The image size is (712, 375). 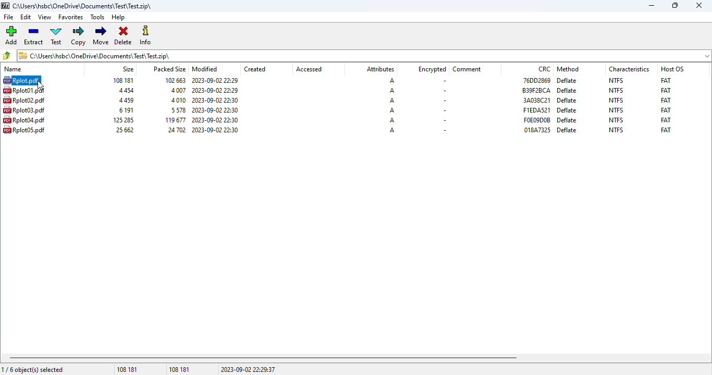 I want to click on horizontal scroll bar, so click(x=263, y=358).